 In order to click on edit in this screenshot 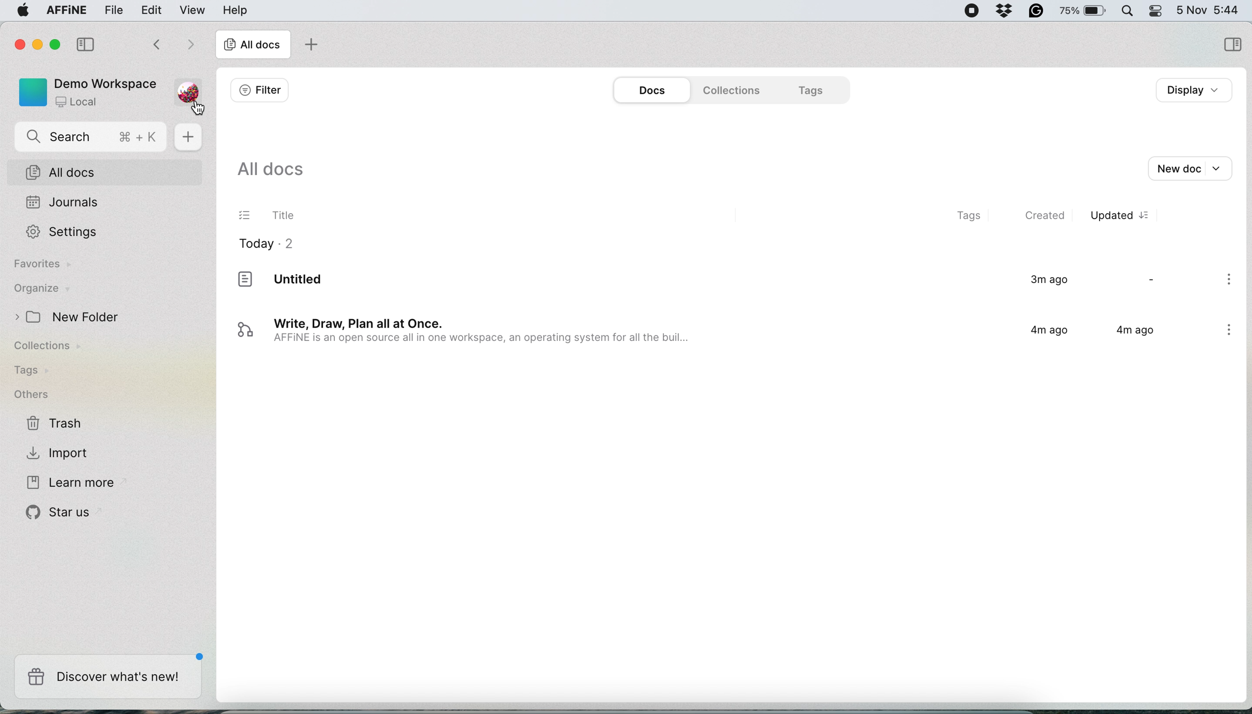, I will do `click(152, 9)`.